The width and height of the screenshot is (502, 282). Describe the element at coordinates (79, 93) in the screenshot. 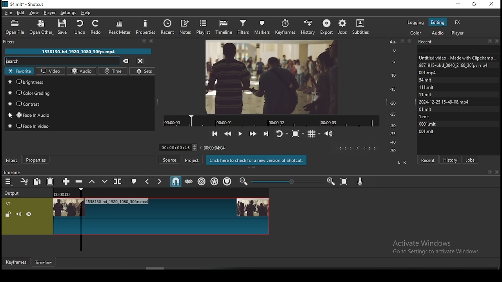

I see `color grading` at that location.